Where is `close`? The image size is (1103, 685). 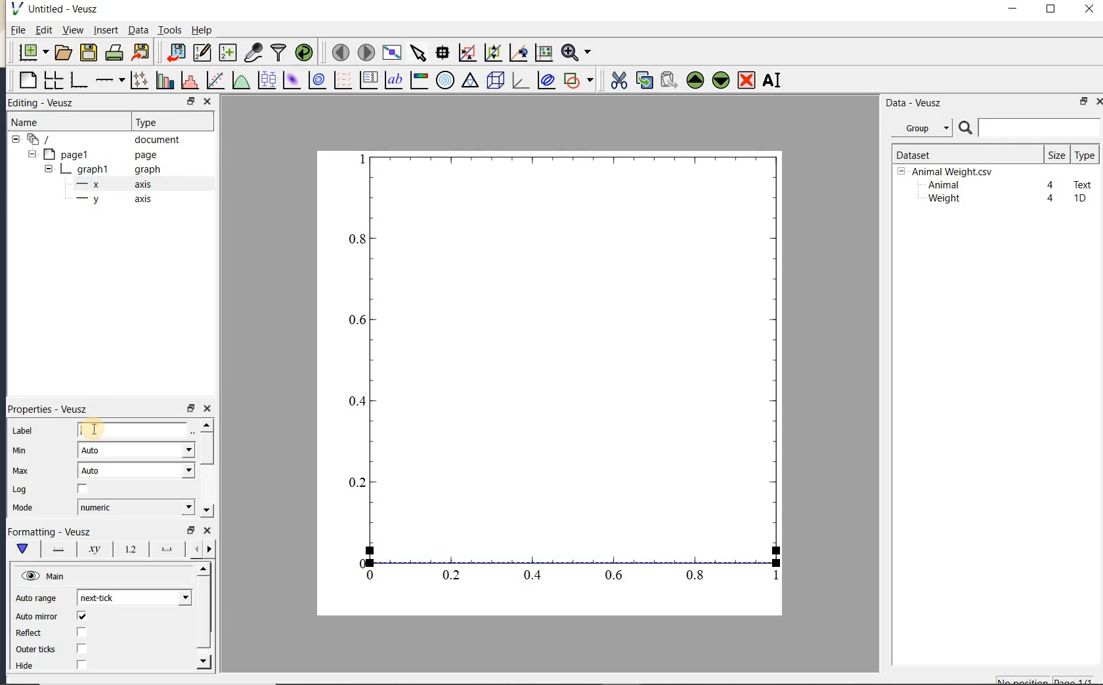 close is located at coordinates (207, 409).